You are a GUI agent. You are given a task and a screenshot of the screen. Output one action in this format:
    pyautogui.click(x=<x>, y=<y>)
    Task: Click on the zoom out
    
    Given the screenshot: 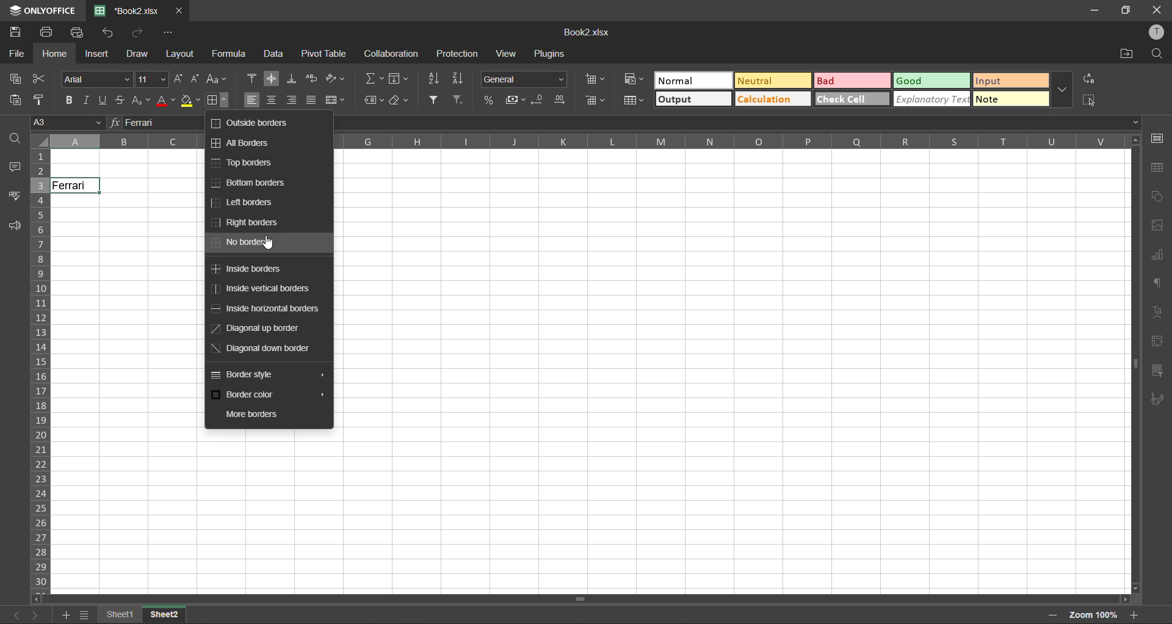 What is the action you would take?
    pyautogui.click(x=1053, y=615)
    